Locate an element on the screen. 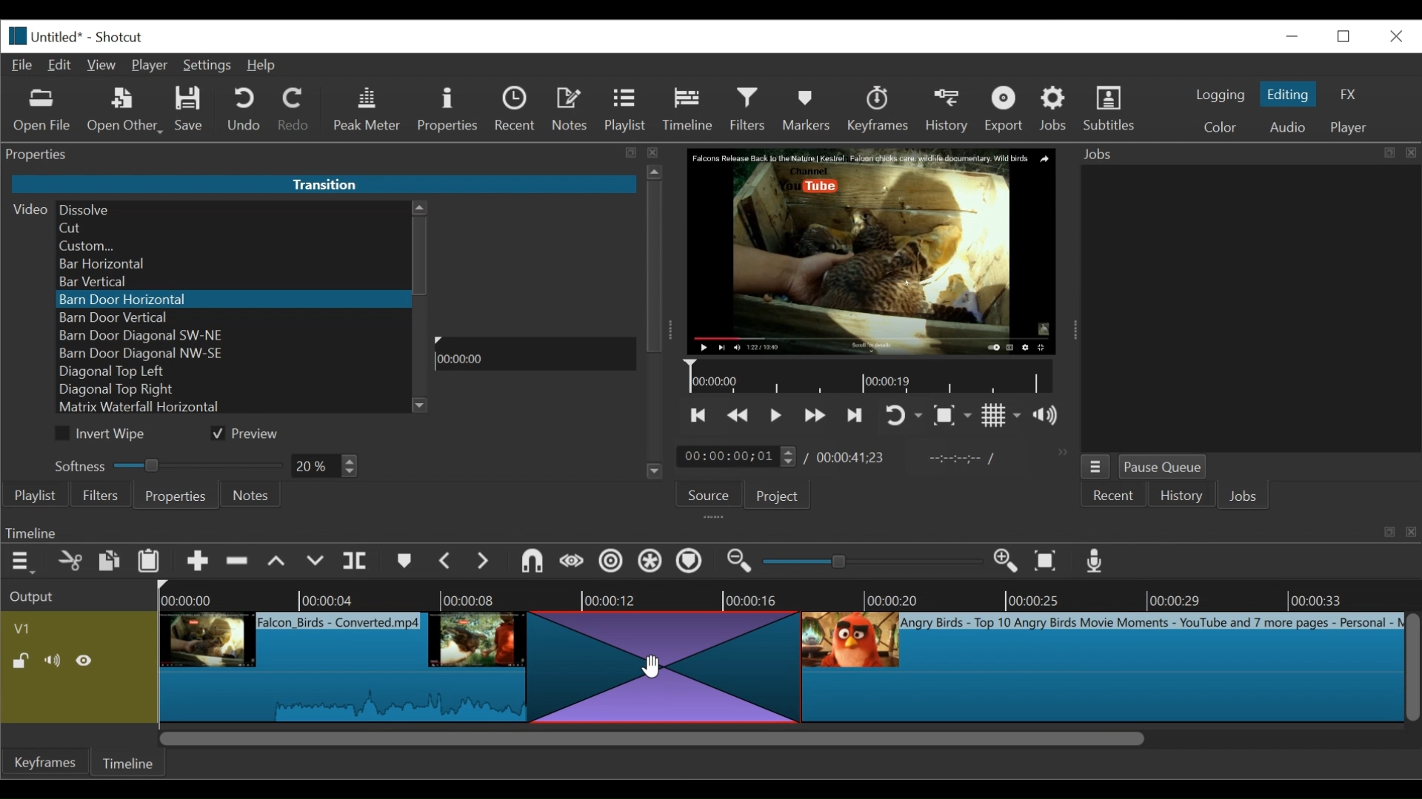 This screenshot has width=1422, height=799. Source is located at coordinates (712, 493).